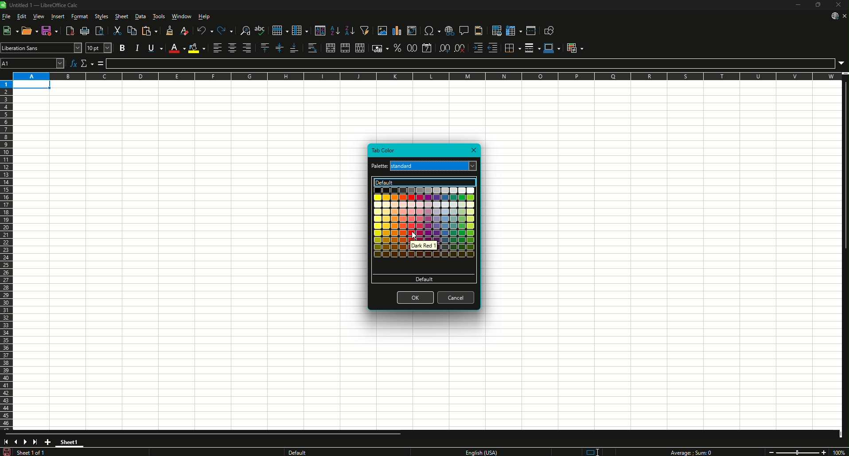 The image size is (849, 456). Describe the element at coordinates (33, 452) in the screenshot. I see `Text` at that location.